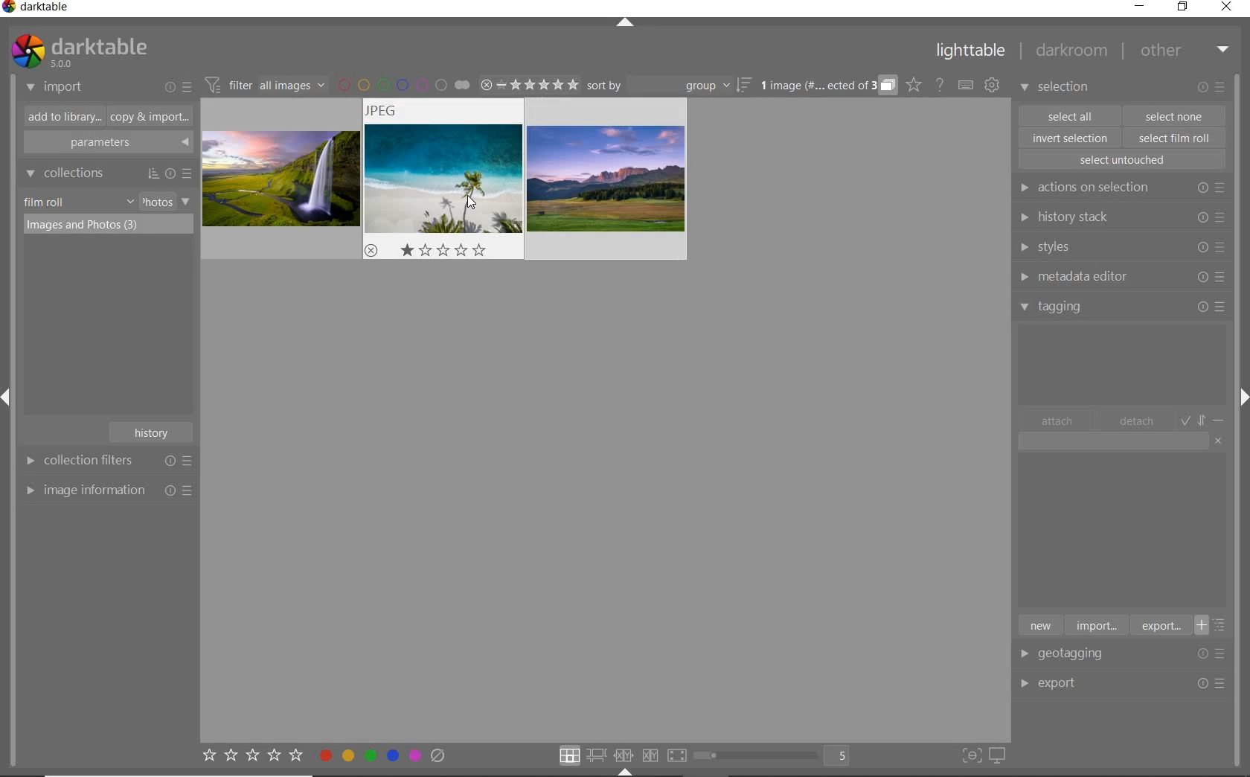  Describe the element at coordinates (997, 756) in the screenshot. I see `set display profile` at that location.